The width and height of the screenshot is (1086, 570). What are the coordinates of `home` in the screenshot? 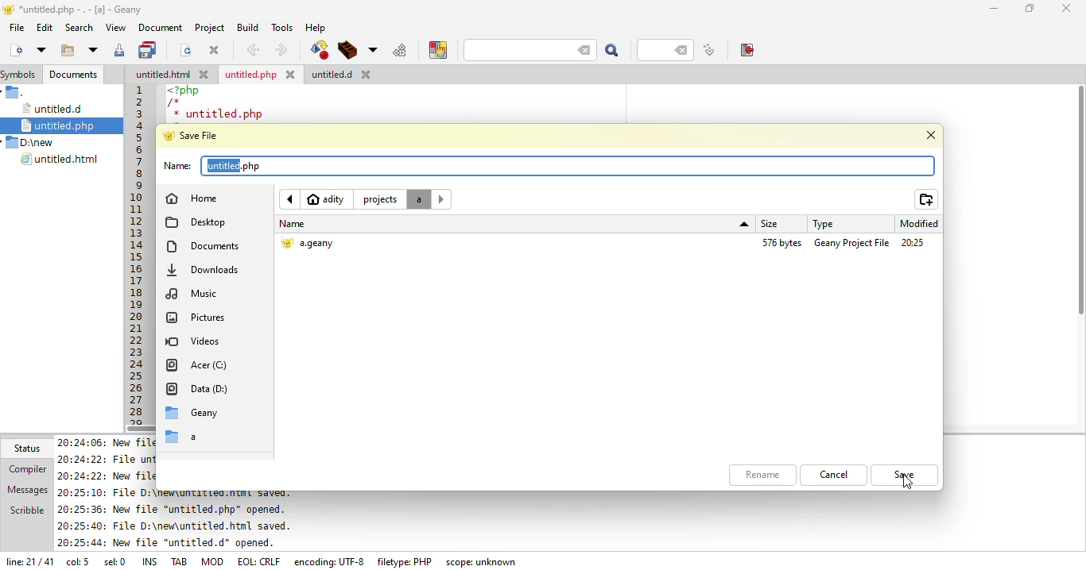 It's located at (328, 199).